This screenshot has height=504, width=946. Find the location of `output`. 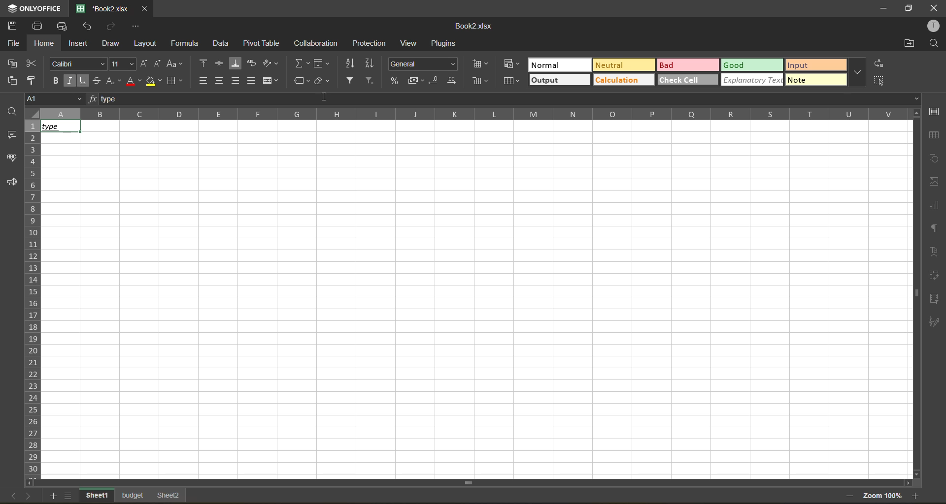

output is located at coordinates (559, 80).